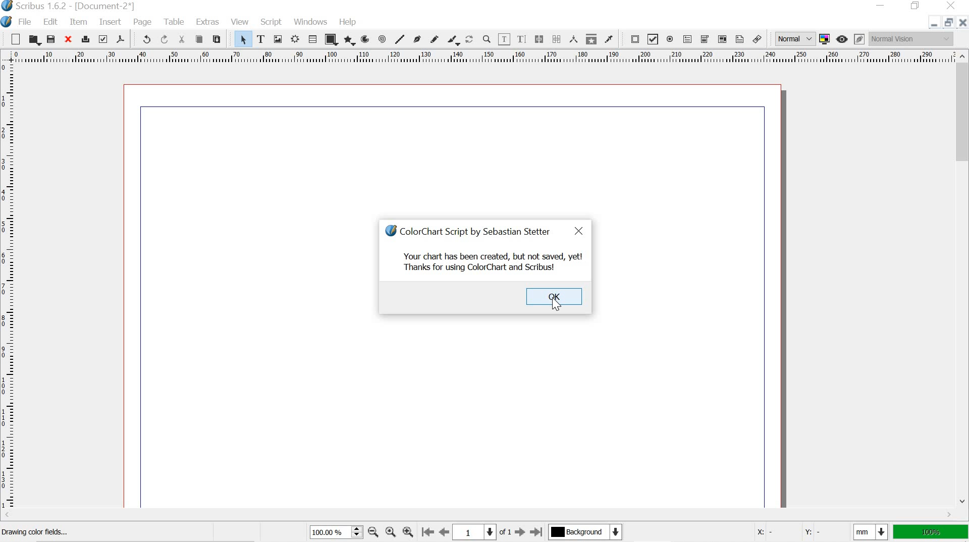 This screenshot has width=969, height=542. What do you see at coordinates (217, 39) in the screenshot?
I see `paste` at bounding box center [217, 39].